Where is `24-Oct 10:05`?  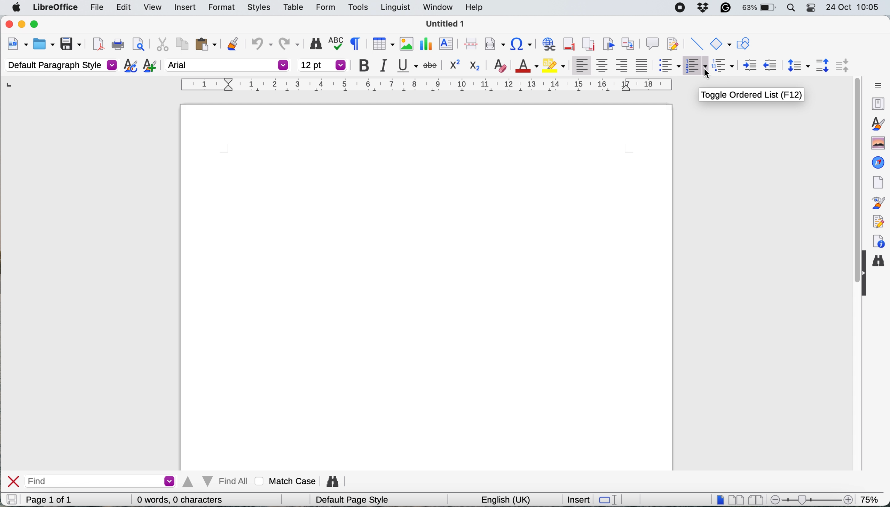
24-Oct 10:05 is located at coordinates (854, 7).